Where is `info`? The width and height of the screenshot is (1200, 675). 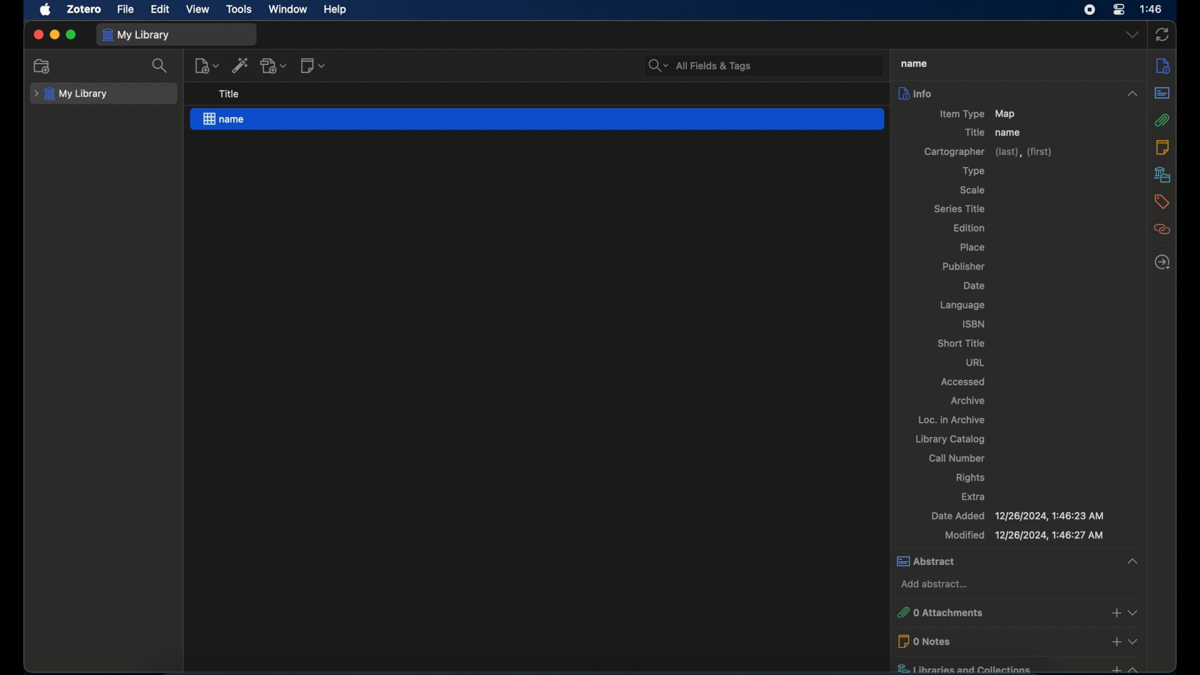
info is located at coordinates (1004, 94).